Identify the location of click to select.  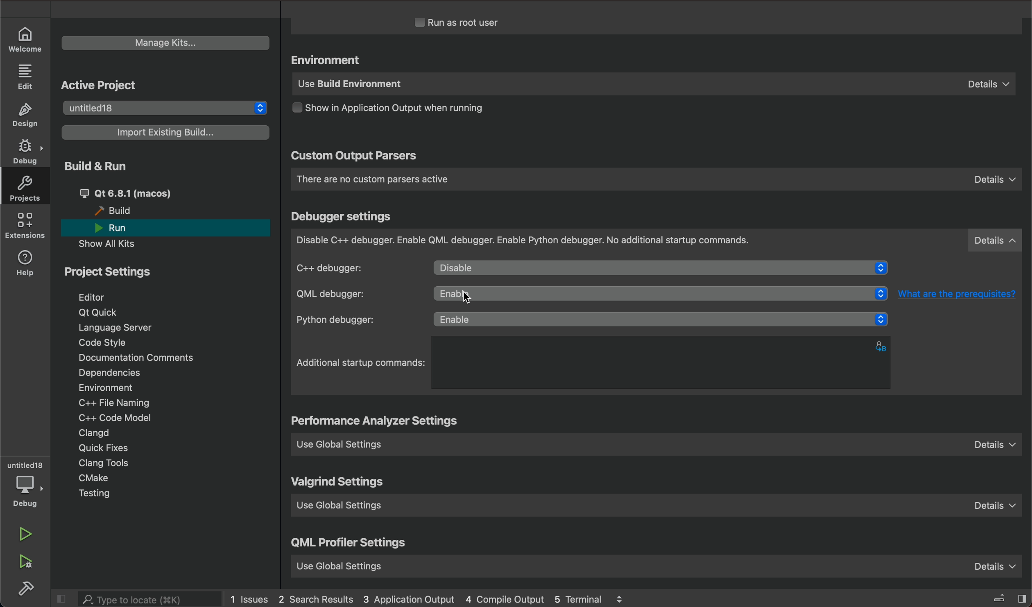
(660, 294).